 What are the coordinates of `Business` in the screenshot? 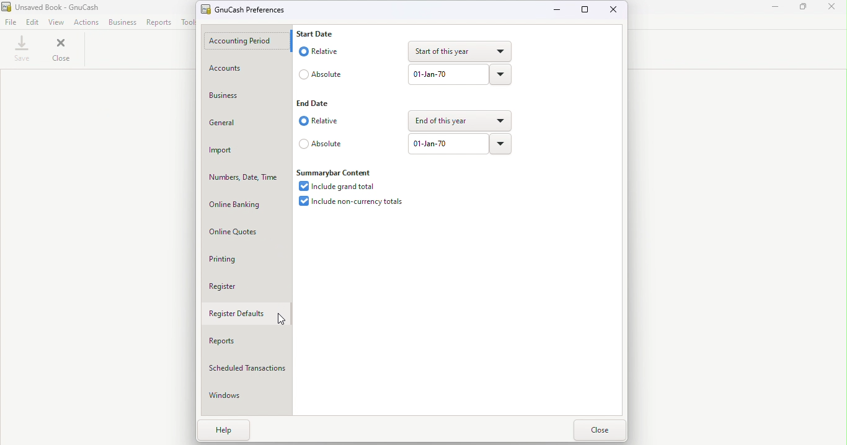 It's located at (246, 96).